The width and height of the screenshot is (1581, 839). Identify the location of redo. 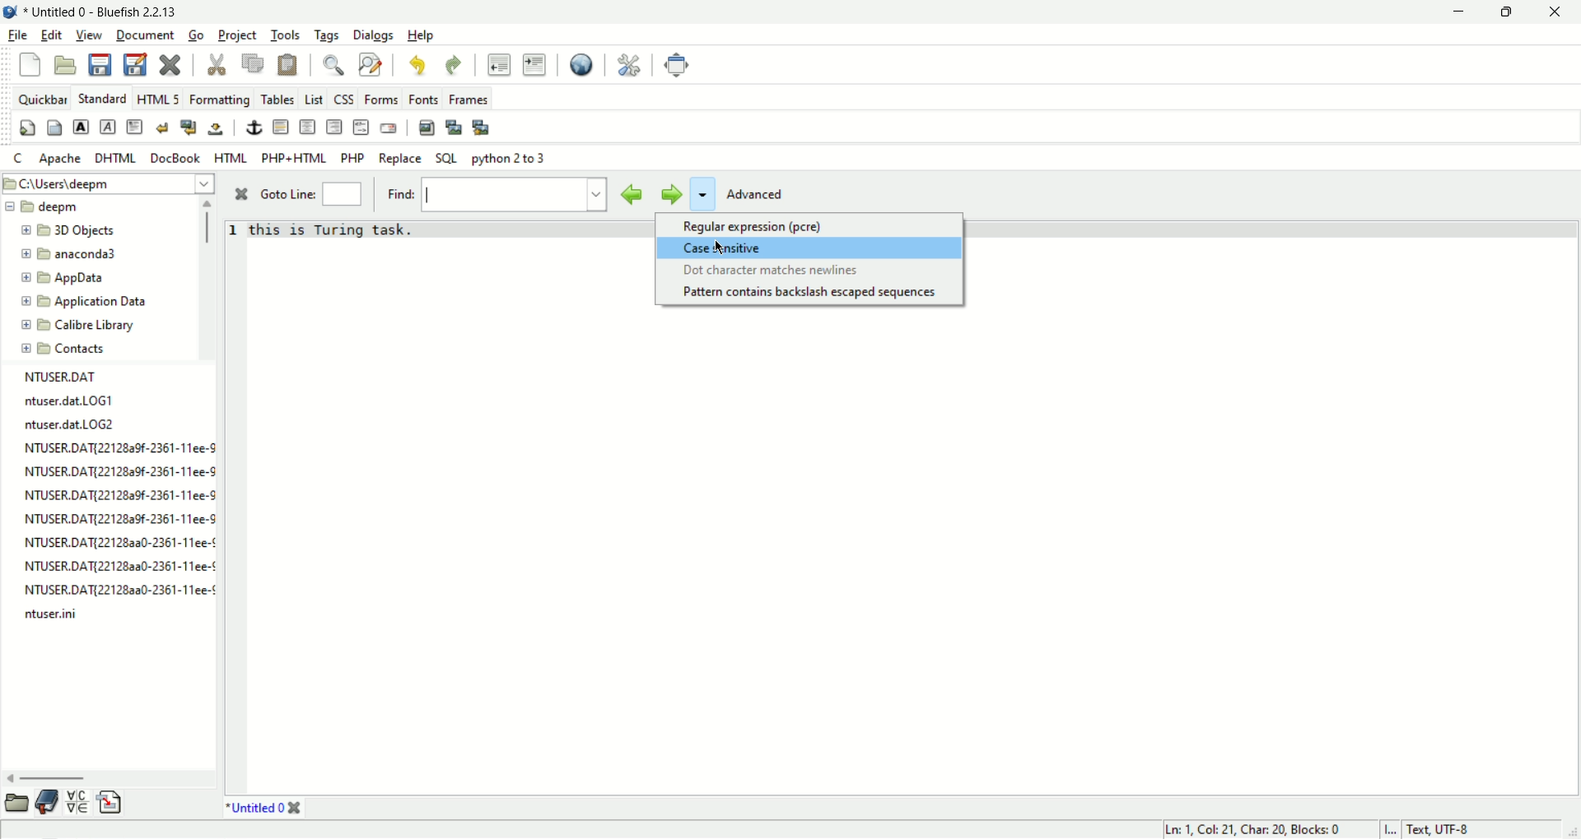
(450, 64).